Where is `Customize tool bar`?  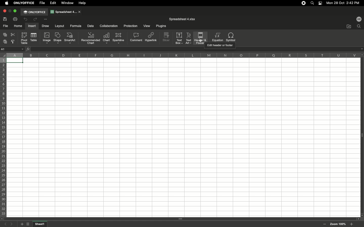
Customize tool bar is located at coordinates (45, 19).